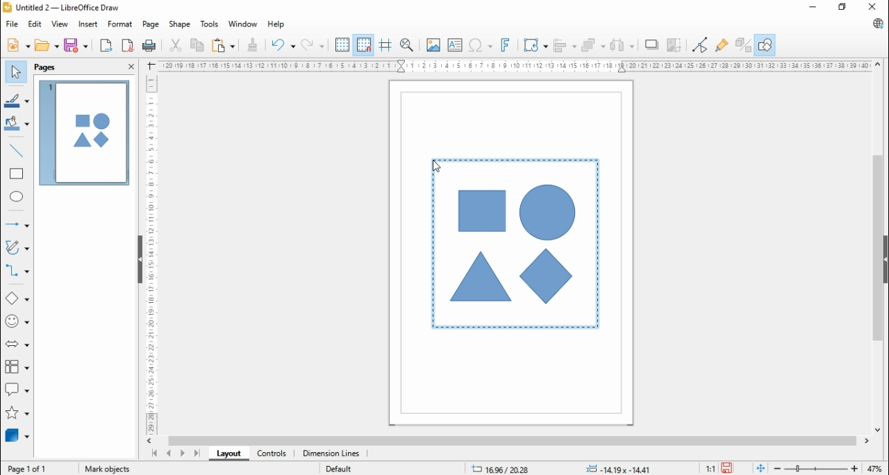 This screenshot has width=889, height=475. Describe the element at coordinates (17, 367) in the screenshot. I see `flowchart` at that location.